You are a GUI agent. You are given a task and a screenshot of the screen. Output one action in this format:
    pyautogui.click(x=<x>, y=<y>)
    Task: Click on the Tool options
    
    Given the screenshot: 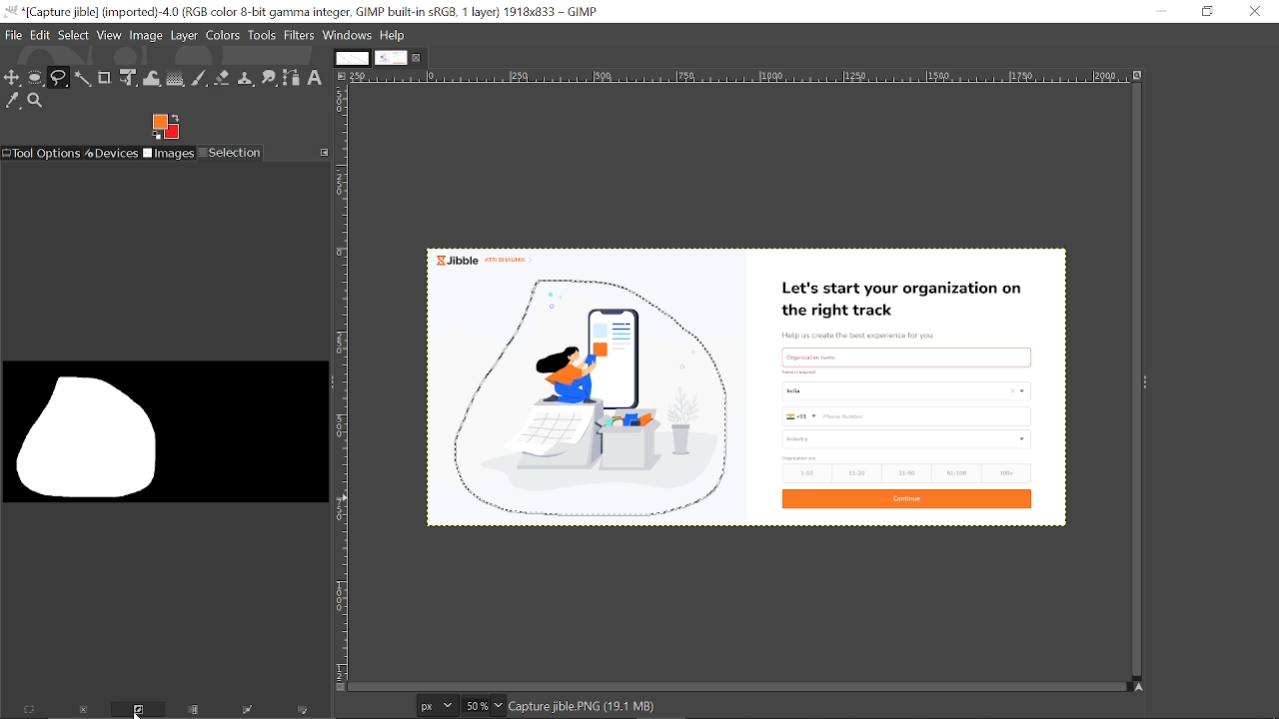 What is the action you would take?
    pyautogui.click(x=42, y=153)
    